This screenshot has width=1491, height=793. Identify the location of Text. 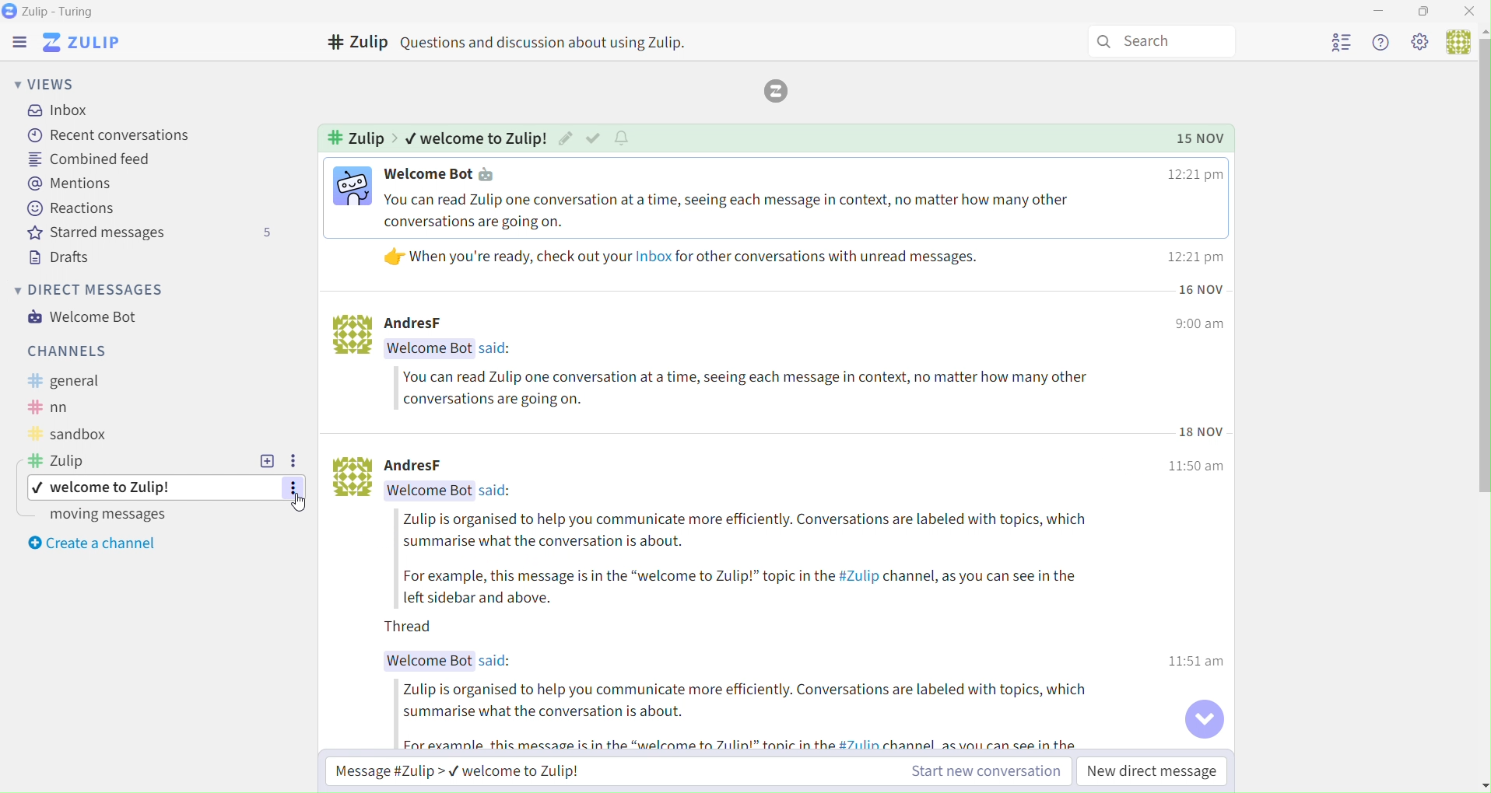
(751, 588).